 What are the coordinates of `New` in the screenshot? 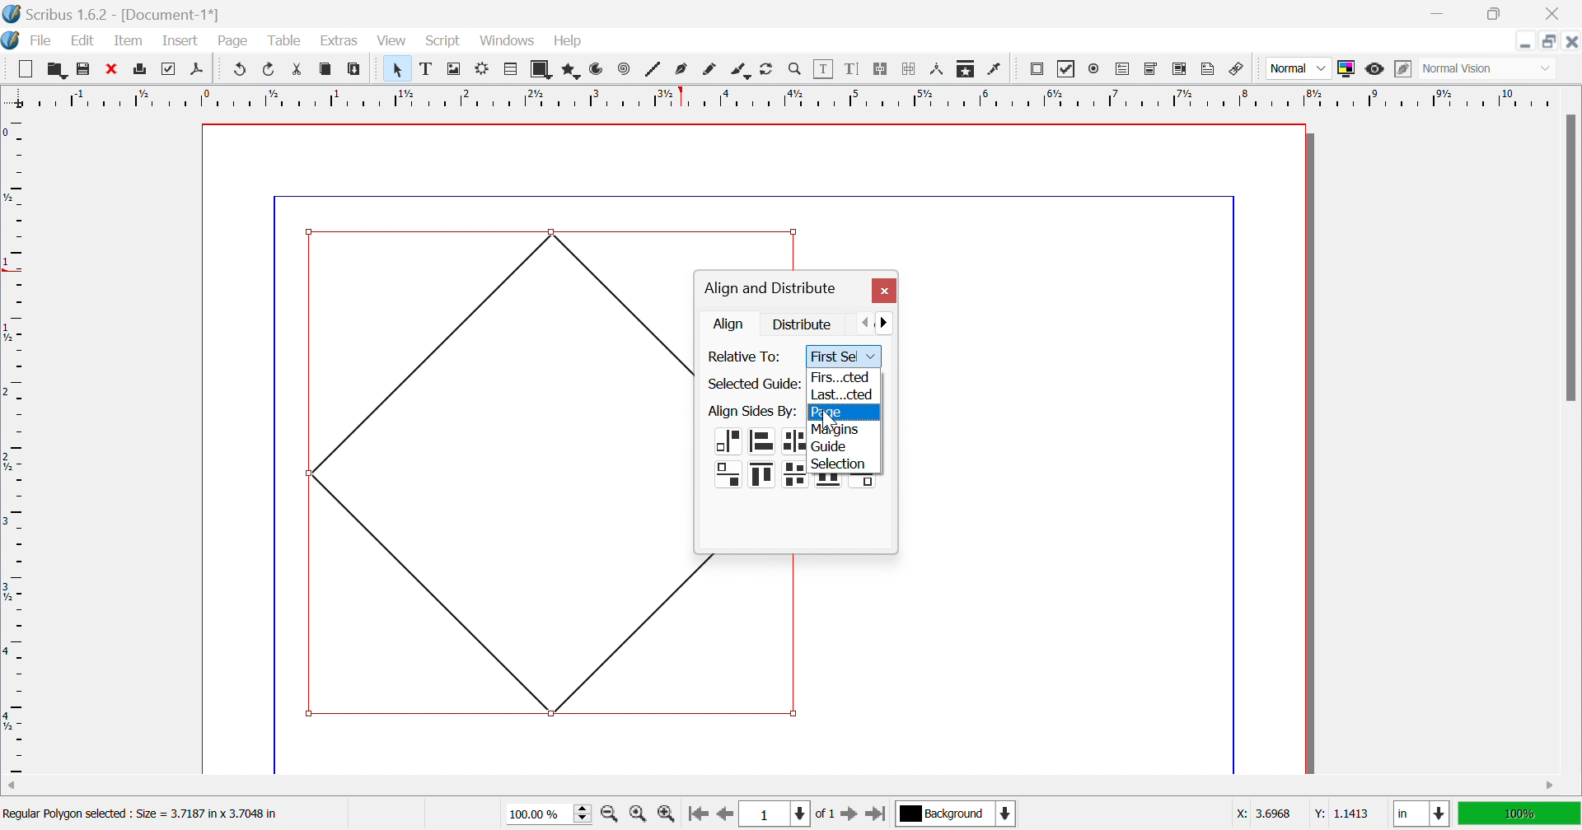 It's located at (25, 69).